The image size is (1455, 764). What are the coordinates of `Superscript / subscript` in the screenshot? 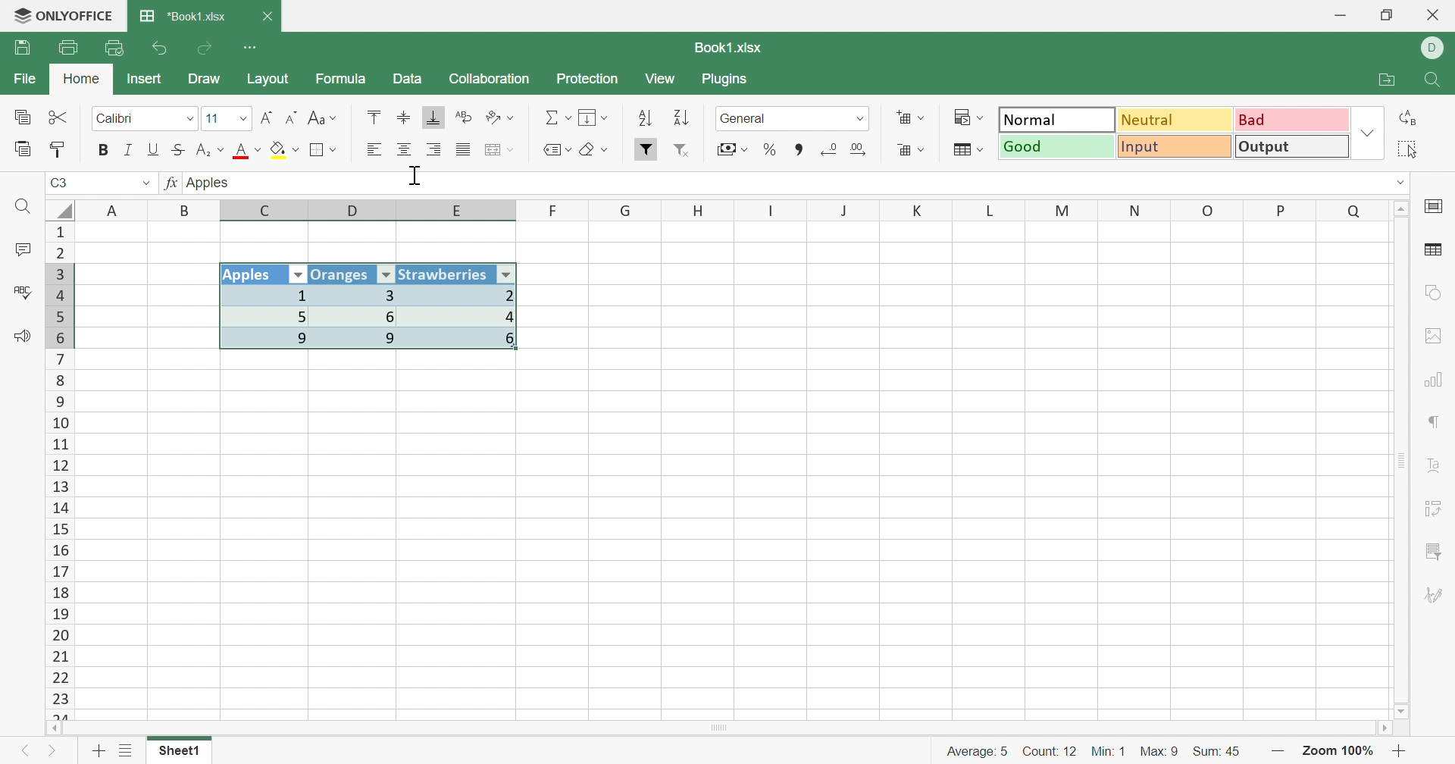 It's located at (211, 151).